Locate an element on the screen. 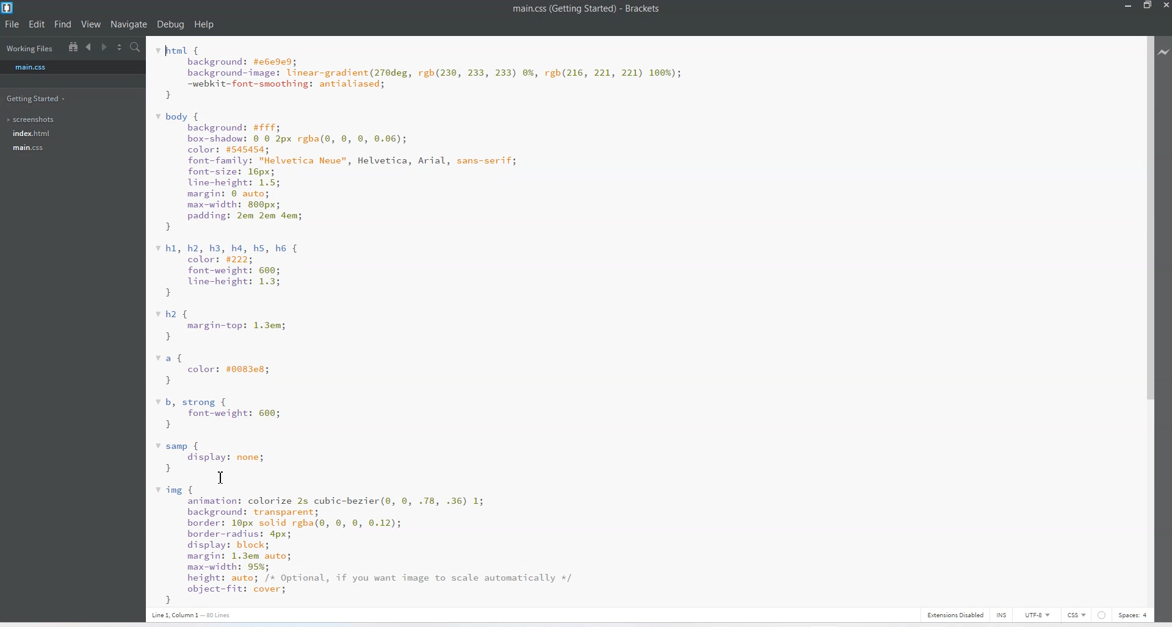  CSS is located at coordinates (1077, 614).